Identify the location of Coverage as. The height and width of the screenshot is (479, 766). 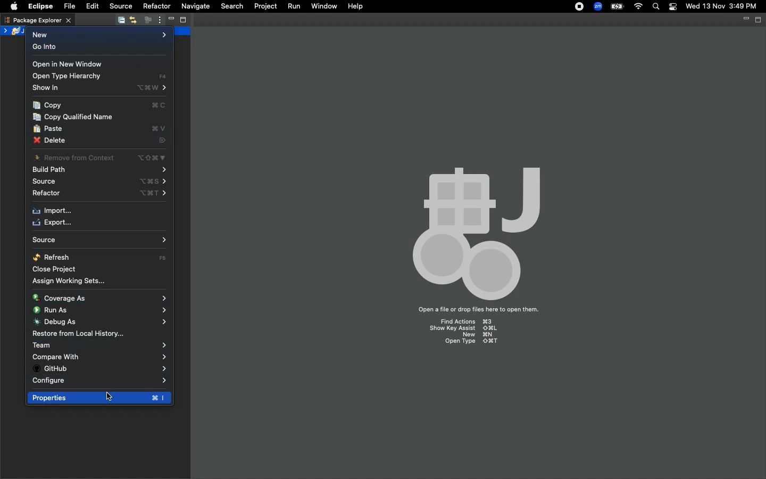
(101, 299).